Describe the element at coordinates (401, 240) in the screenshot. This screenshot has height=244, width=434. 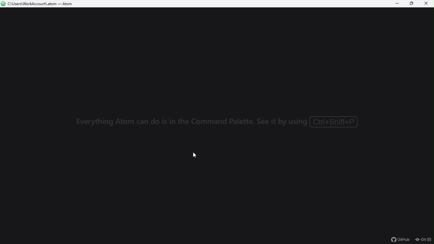
I see `github` at that location.